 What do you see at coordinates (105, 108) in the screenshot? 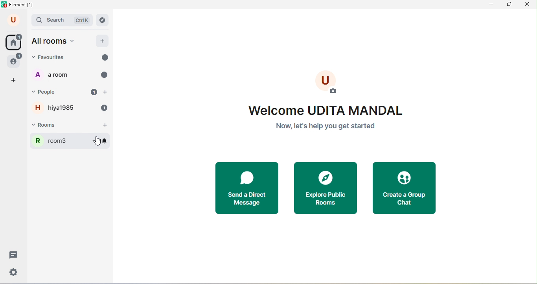
I see `notifications` at bounding box center [105, 108].